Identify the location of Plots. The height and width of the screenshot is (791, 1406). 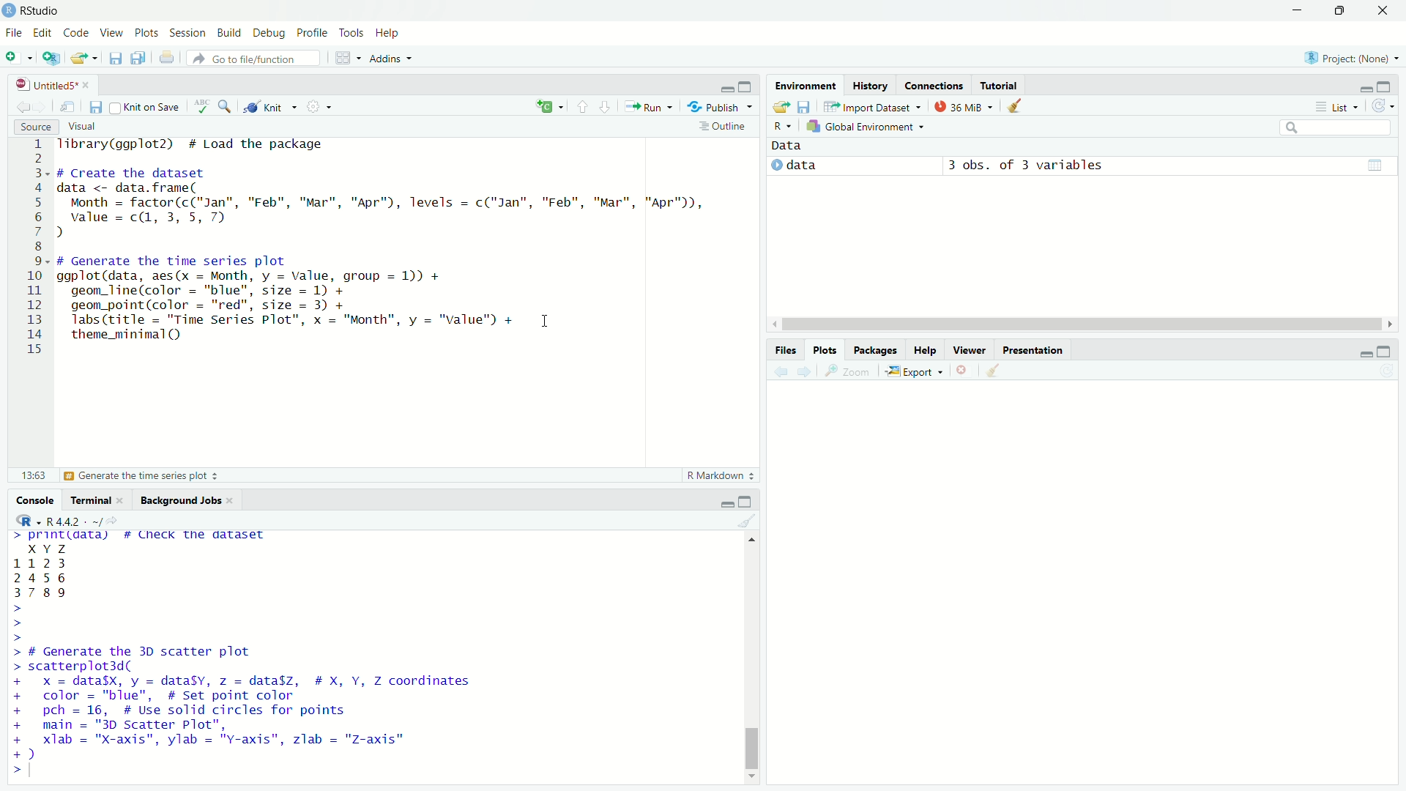
(146, 33).